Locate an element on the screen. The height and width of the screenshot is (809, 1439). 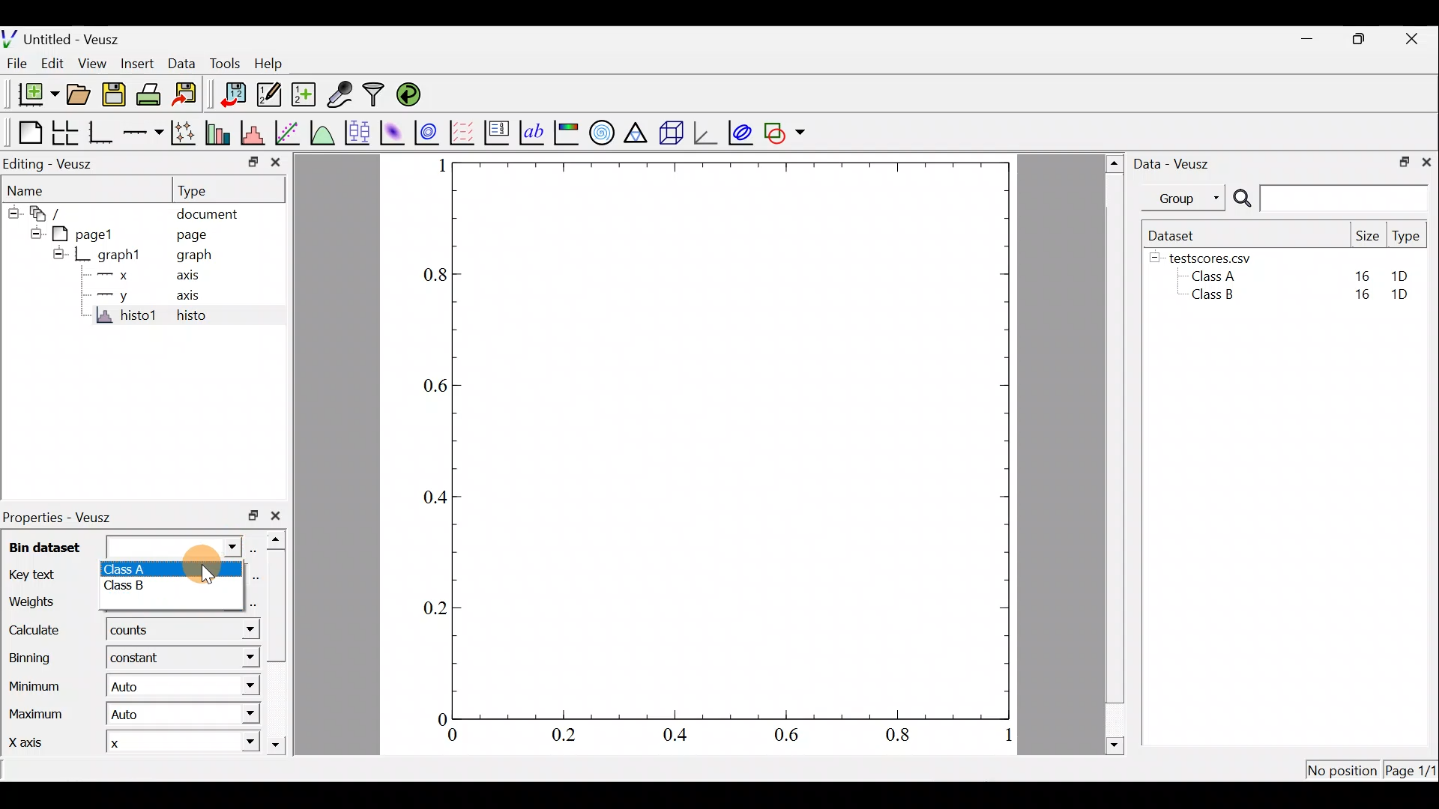
0.8 is located at coordinates (898, 737).